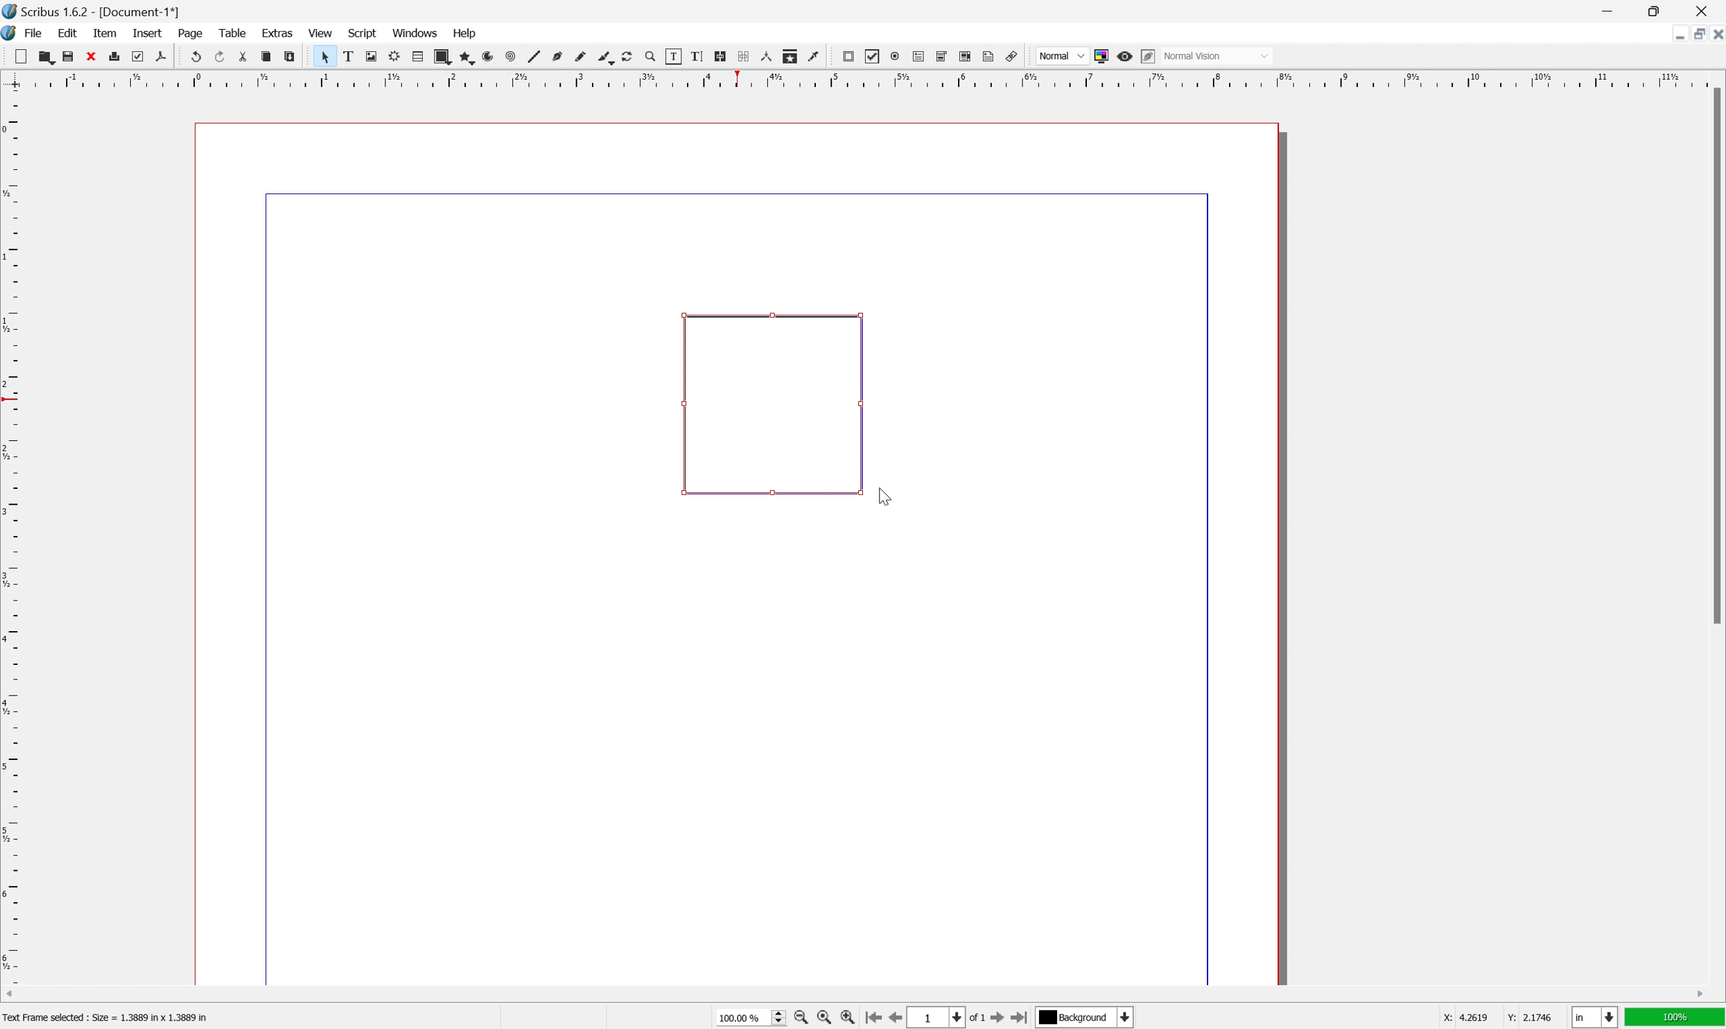 The width and height of the screenshot is (1726, 1029). I want to click on copy, so click(265, 56).